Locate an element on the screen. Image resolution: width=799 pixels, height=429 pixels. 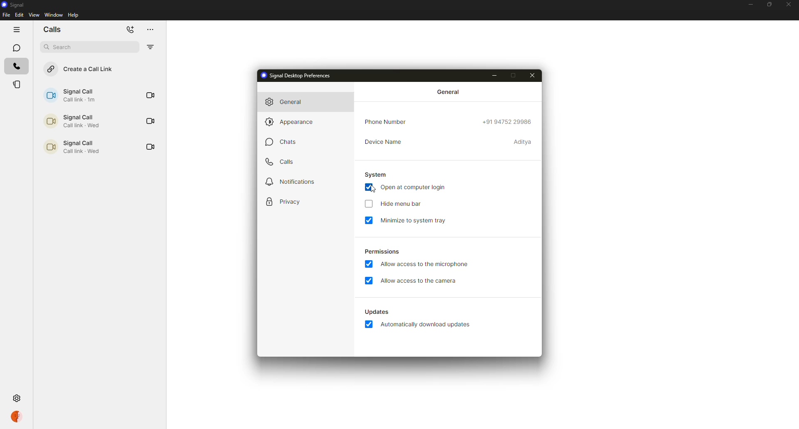
video is located at coordinates (149, 147).